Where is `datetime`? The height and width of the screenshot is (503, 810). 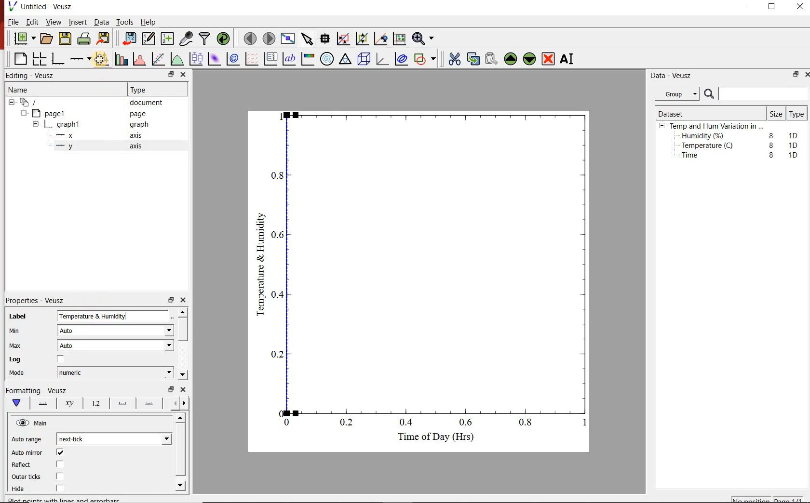 datetime is located at coordinates (74, 372).